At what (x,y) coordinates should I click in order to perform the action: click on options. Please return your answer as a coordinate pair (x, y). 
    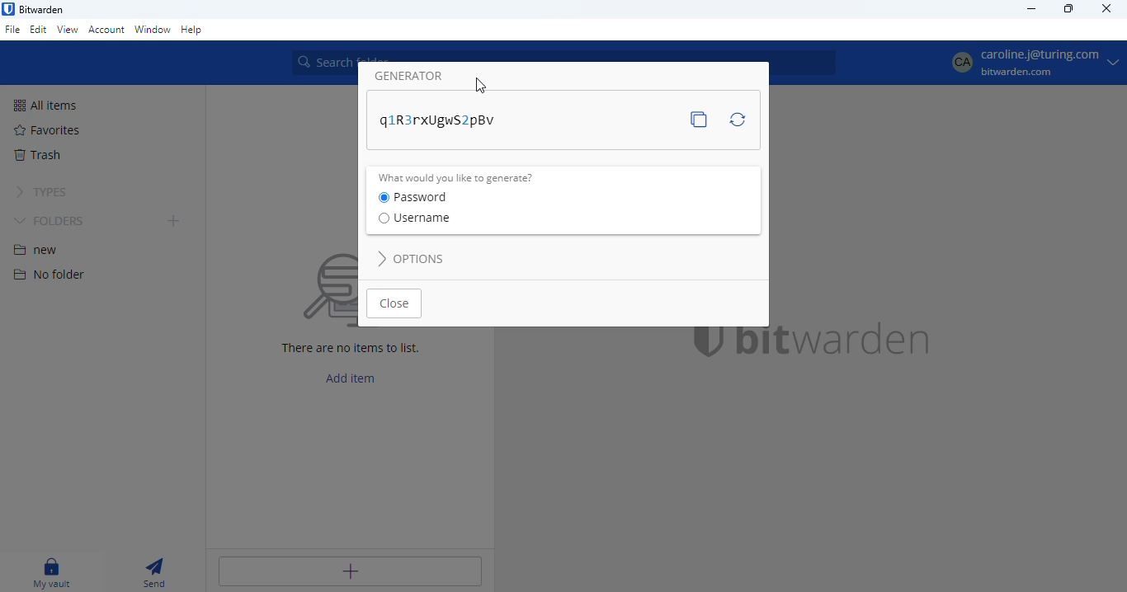
    Looking at the image, I should click on (412, 259).